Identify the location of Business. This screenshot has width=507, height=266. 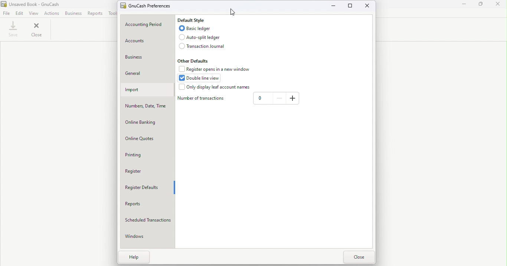
(73, 14).